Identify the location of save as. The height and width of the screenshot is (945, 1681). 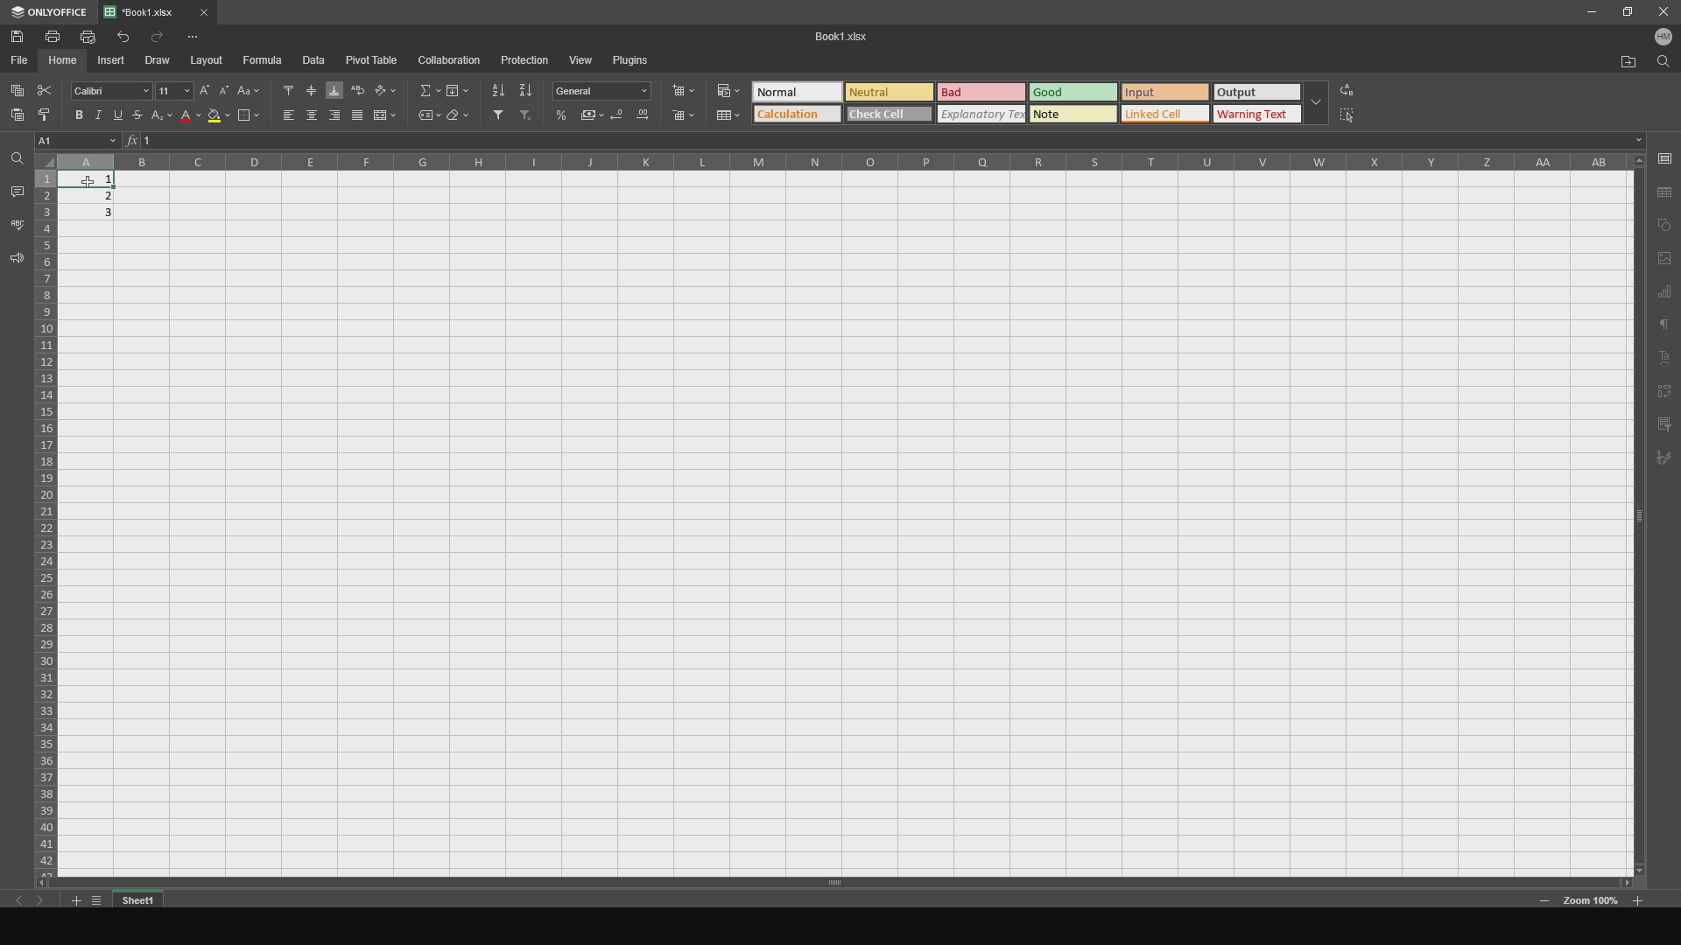
(1666, 191).